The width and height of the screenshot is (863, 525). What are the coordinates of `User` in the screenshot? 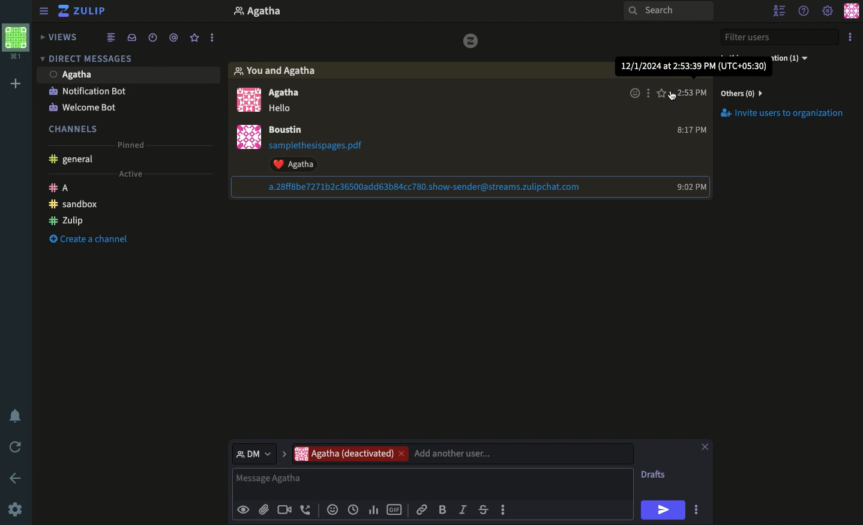 It's located at (288, 129).